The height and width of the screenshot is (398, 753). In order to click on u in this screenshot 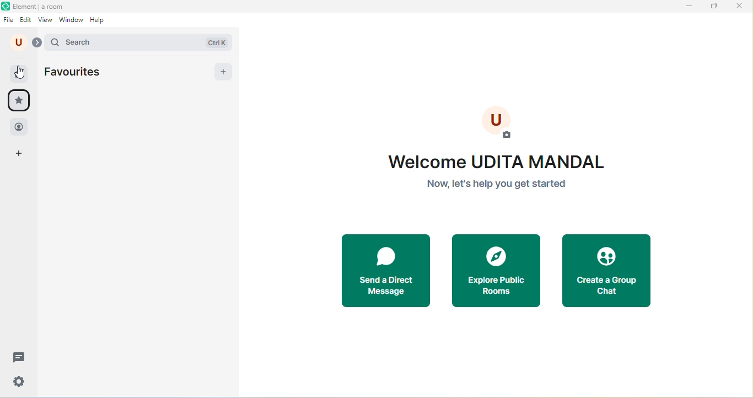, I will do `click(18, 42)`.